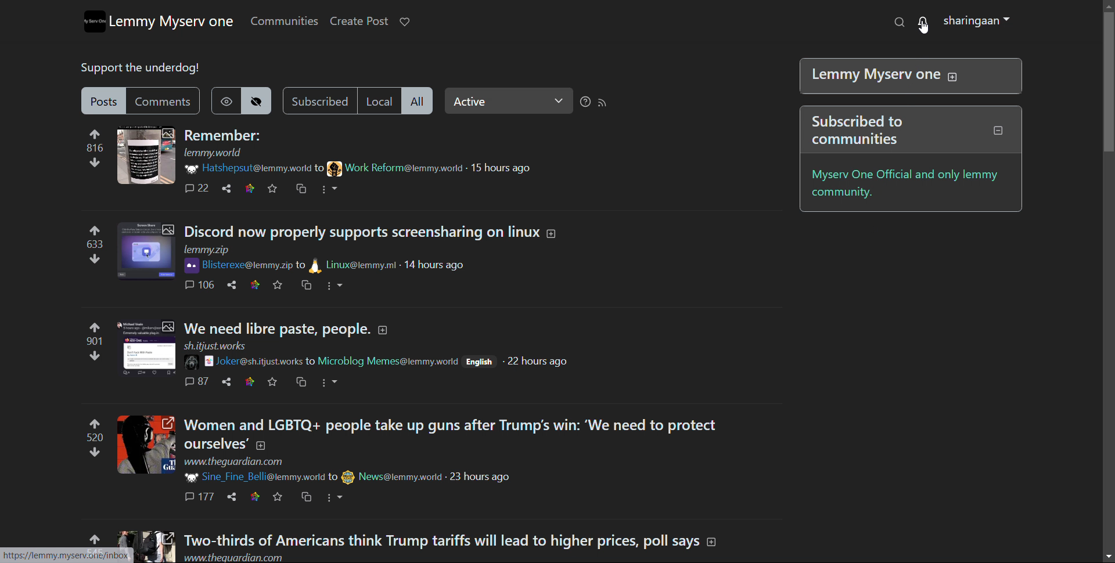 Image resolution: width=1115 pixels, height=563 pixels. I want to click on Expand here, so click(146, 536).